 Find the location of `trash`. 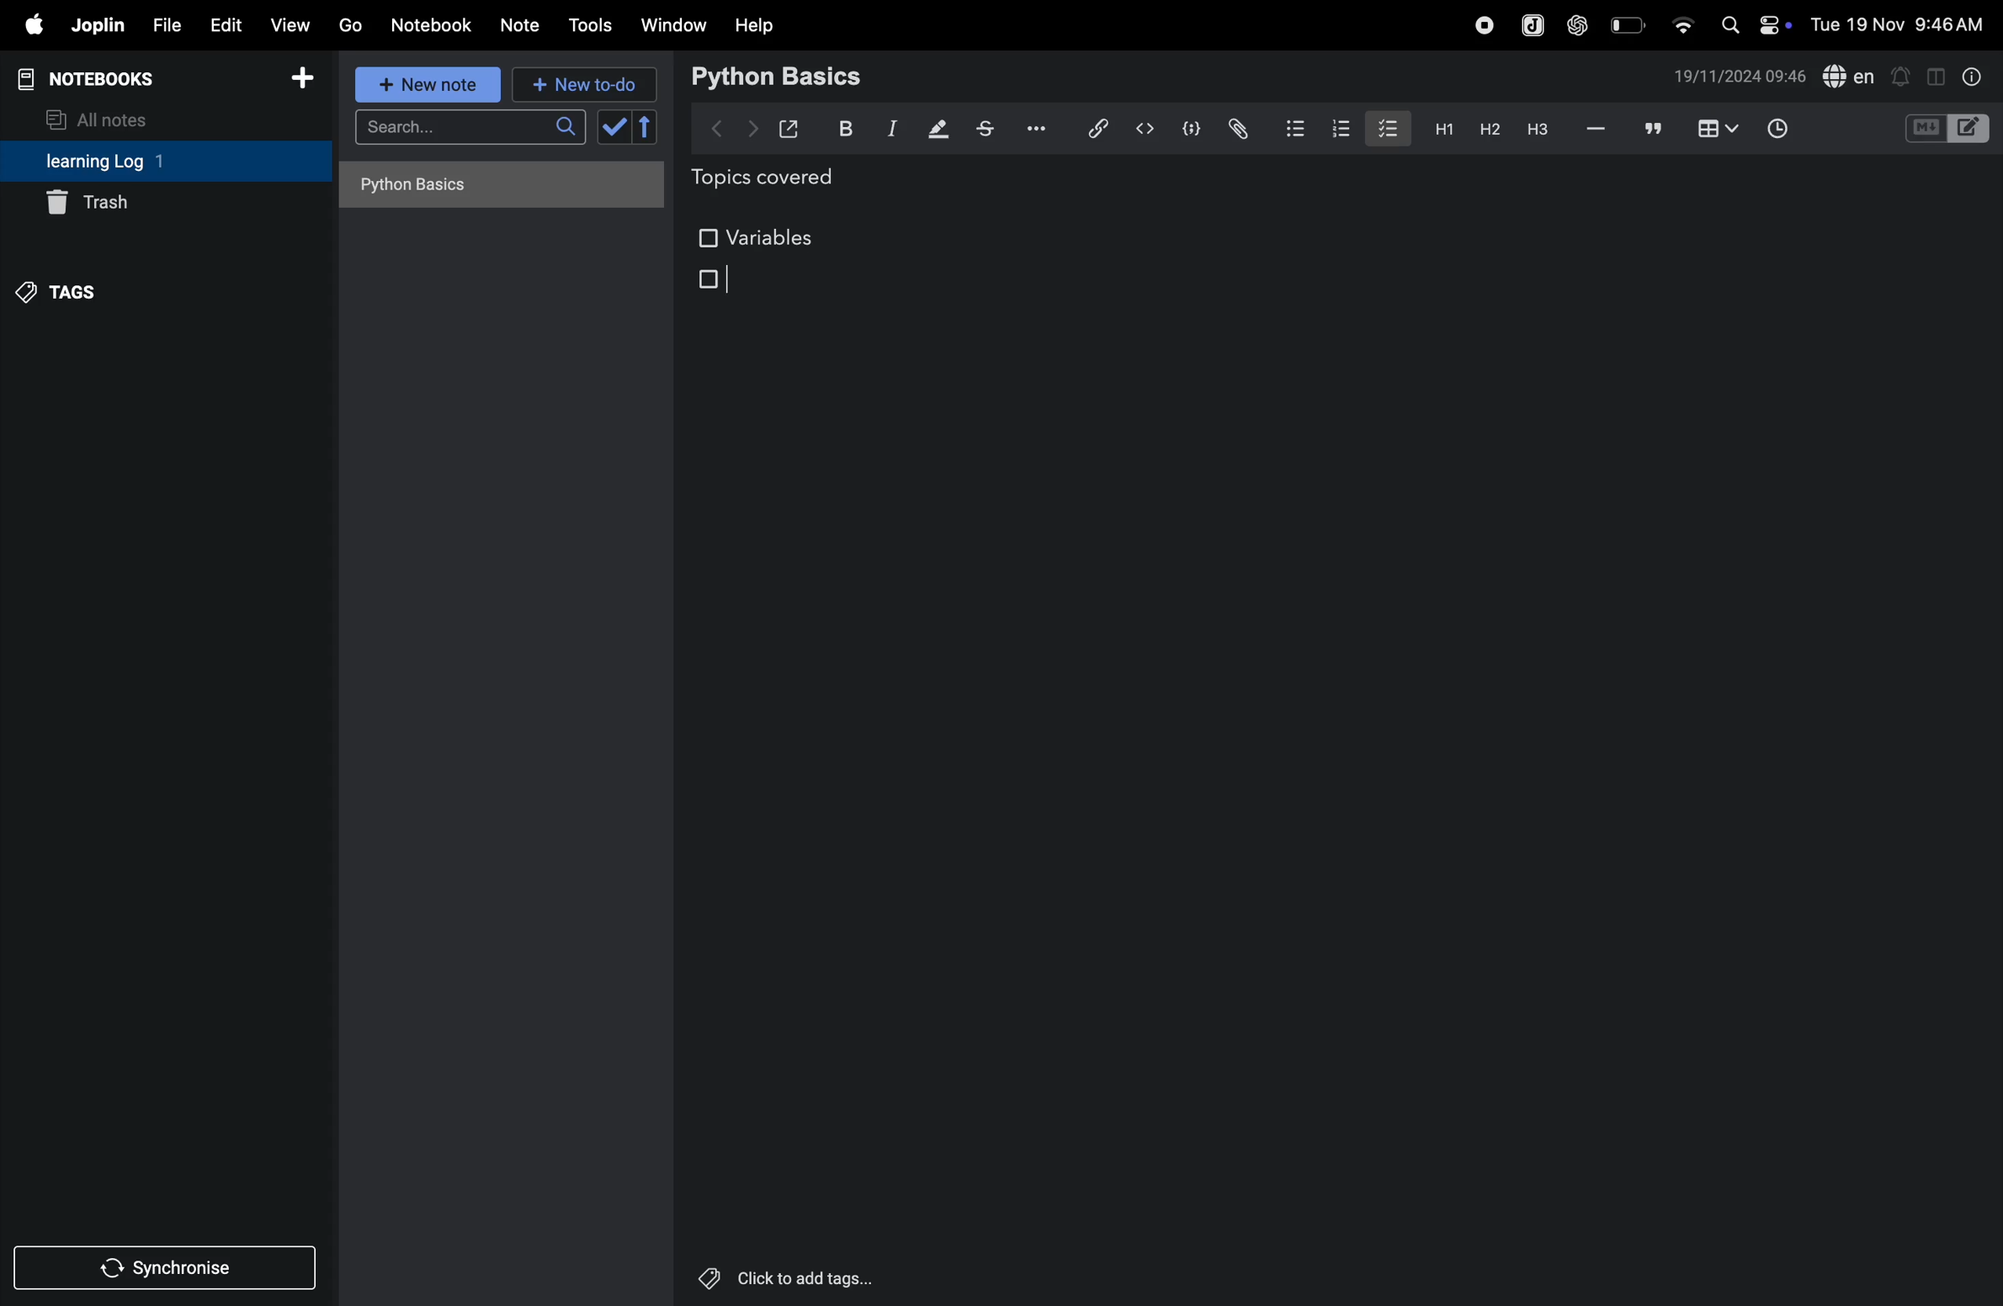

trash is located at coordinates (165, 204).